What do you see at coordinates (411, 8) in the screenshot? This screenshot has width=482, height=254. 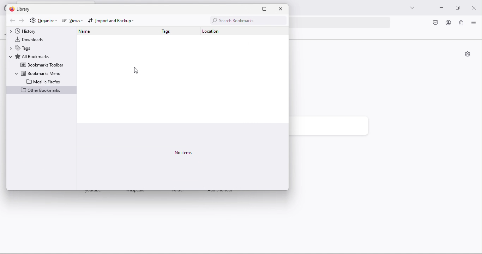 I see `more` at bounding box center [411, 8].